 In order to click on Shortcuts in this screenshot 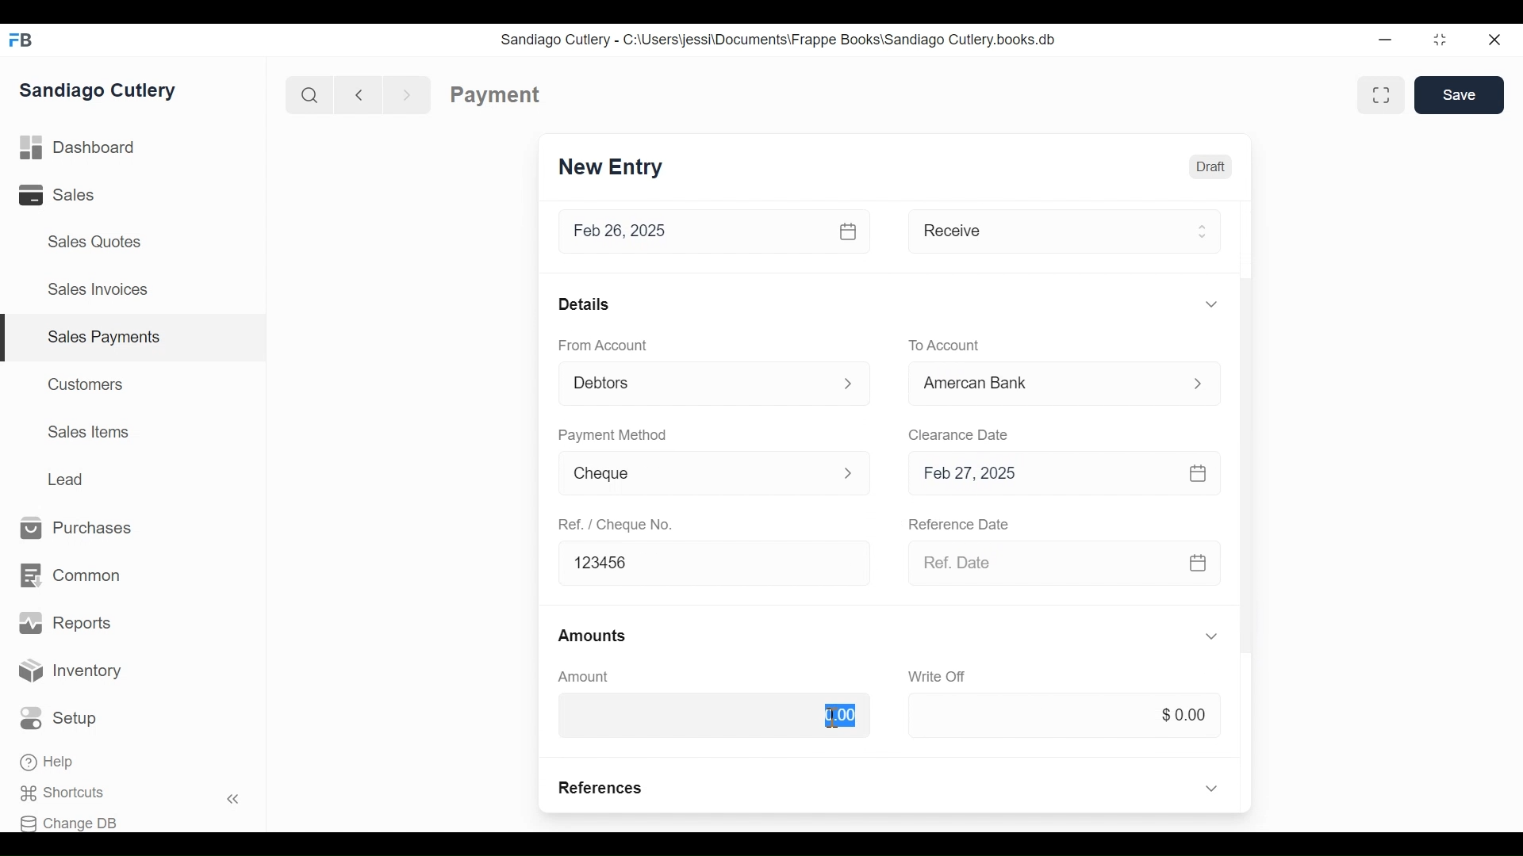, I will do `click(72, 793)`.